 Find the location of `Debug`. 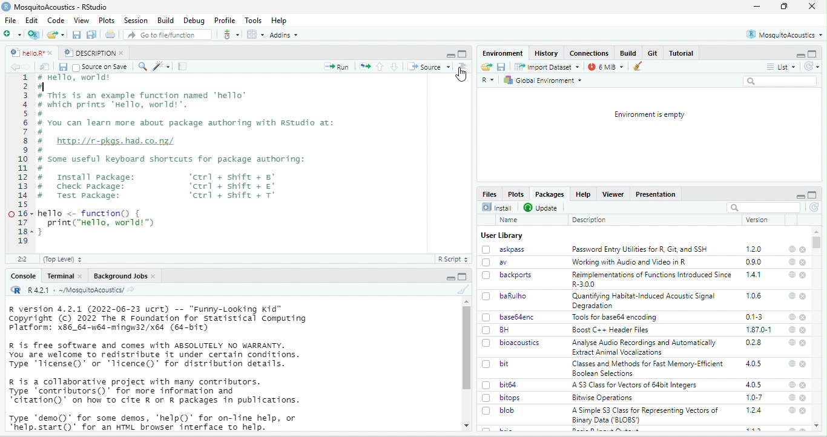

Debug is located at coordinates (194, 21).